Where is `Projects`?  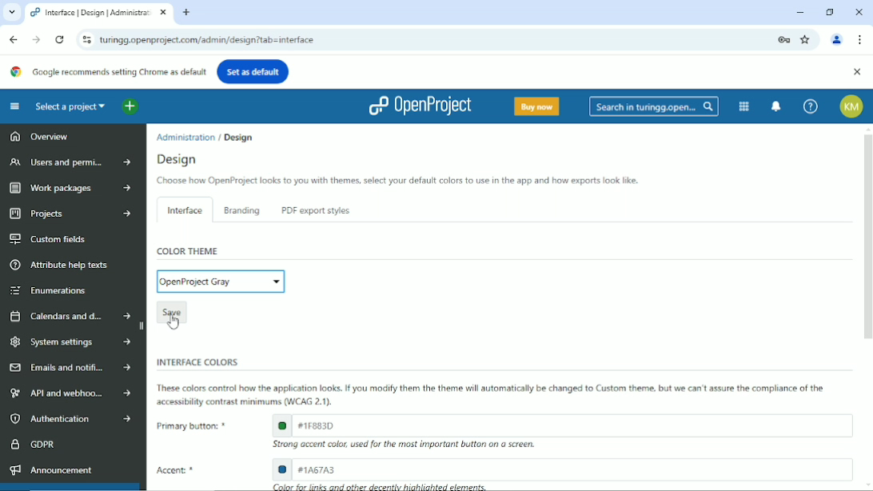
Projects is located at coordinates (67, 214).